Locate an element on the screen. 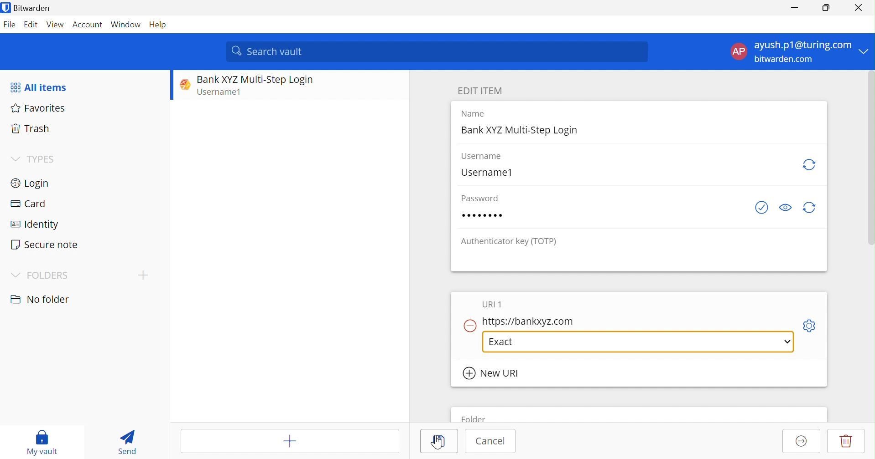 The width and height of the screenshot is (875, 459). EDIT ITEM is located at coordinates (482, 91).